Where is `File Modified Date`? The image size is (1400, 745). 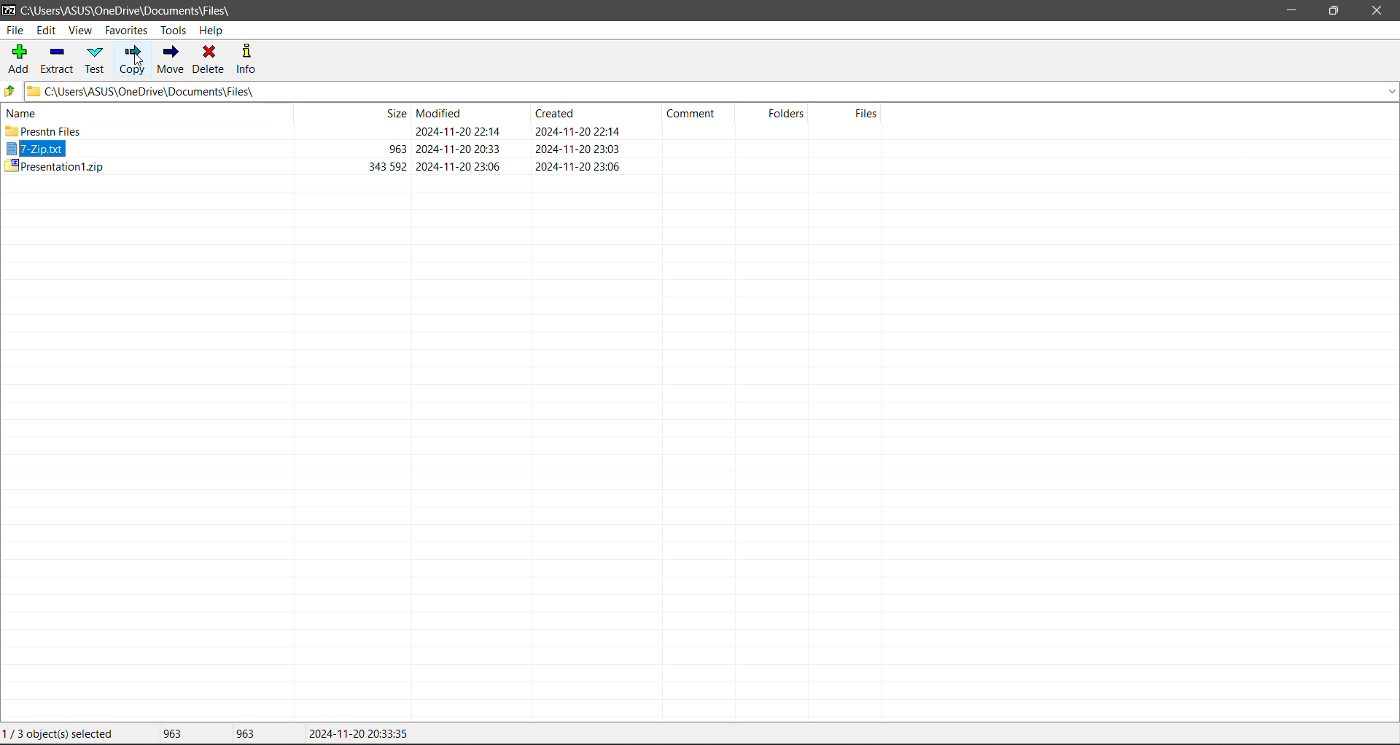 File Modified Date is located at coordinates (461, 140).